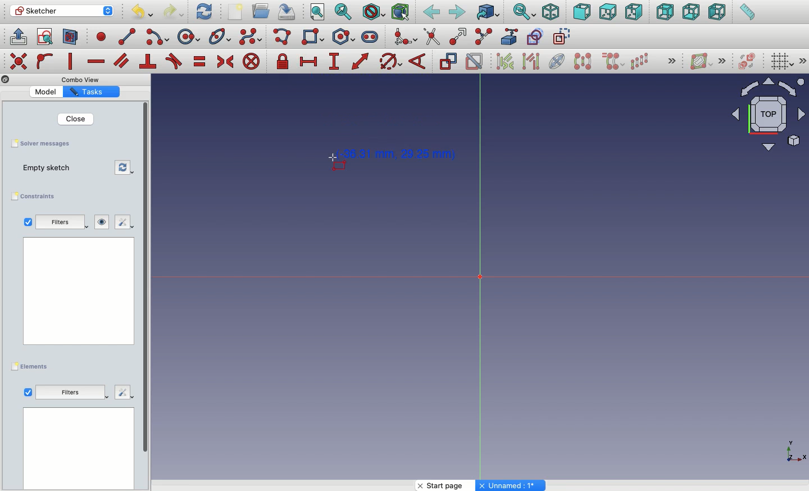  I want to click on Combo View, so click(81, 79).